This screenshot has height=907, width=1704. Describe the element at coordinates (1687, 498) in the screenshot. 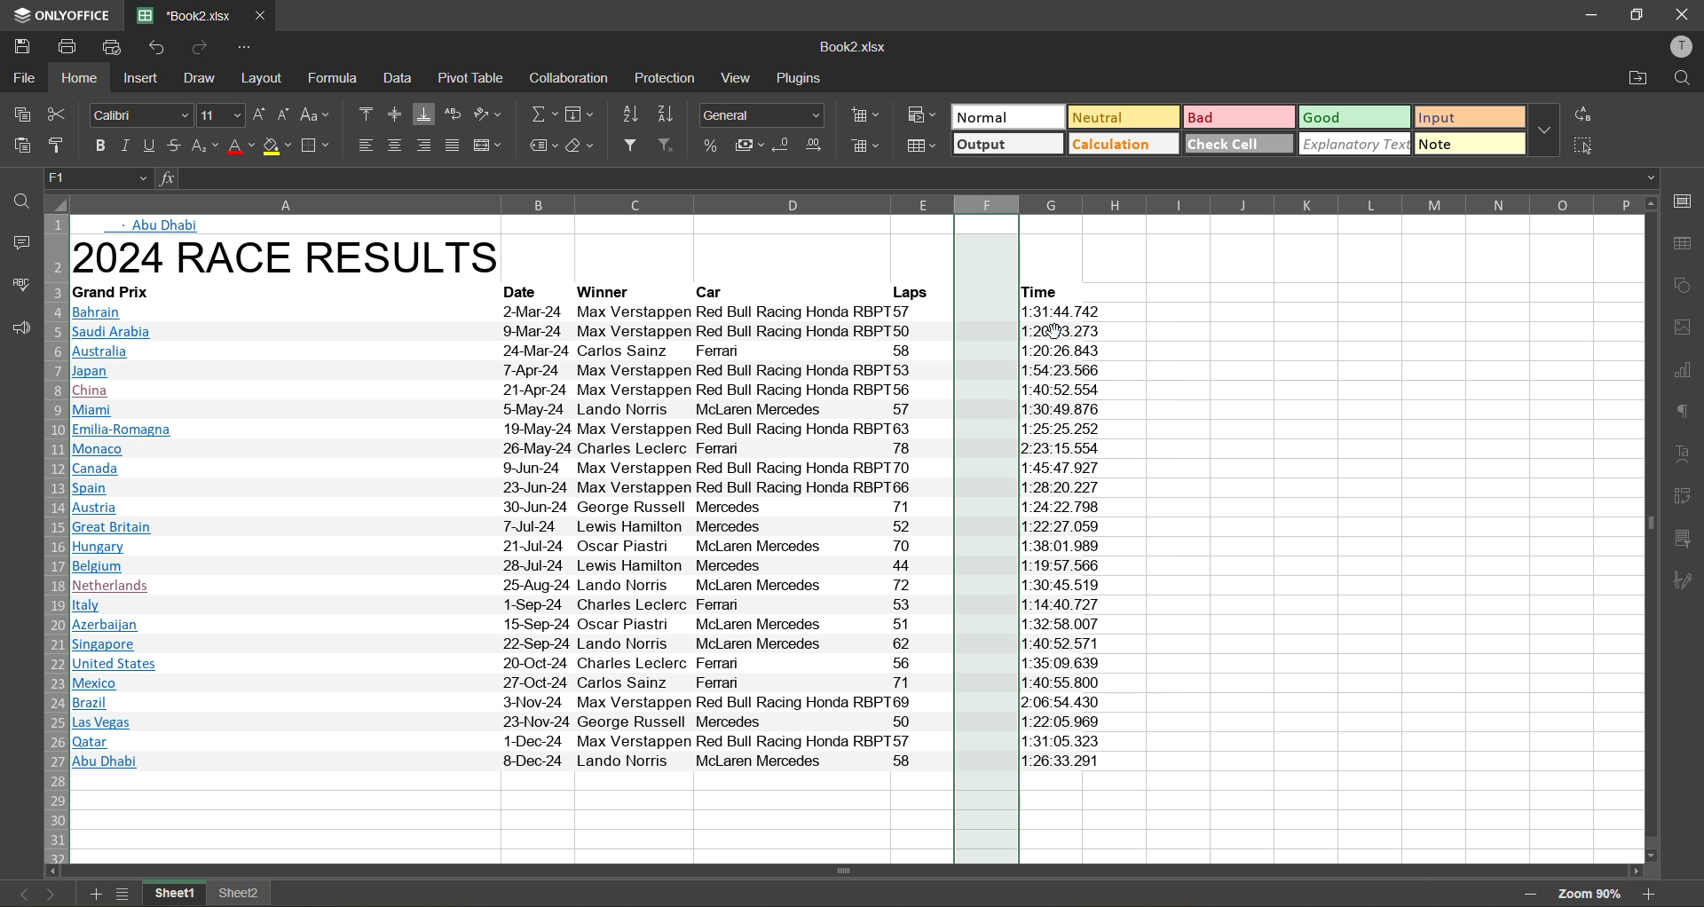

I see `pivot table` at that location.